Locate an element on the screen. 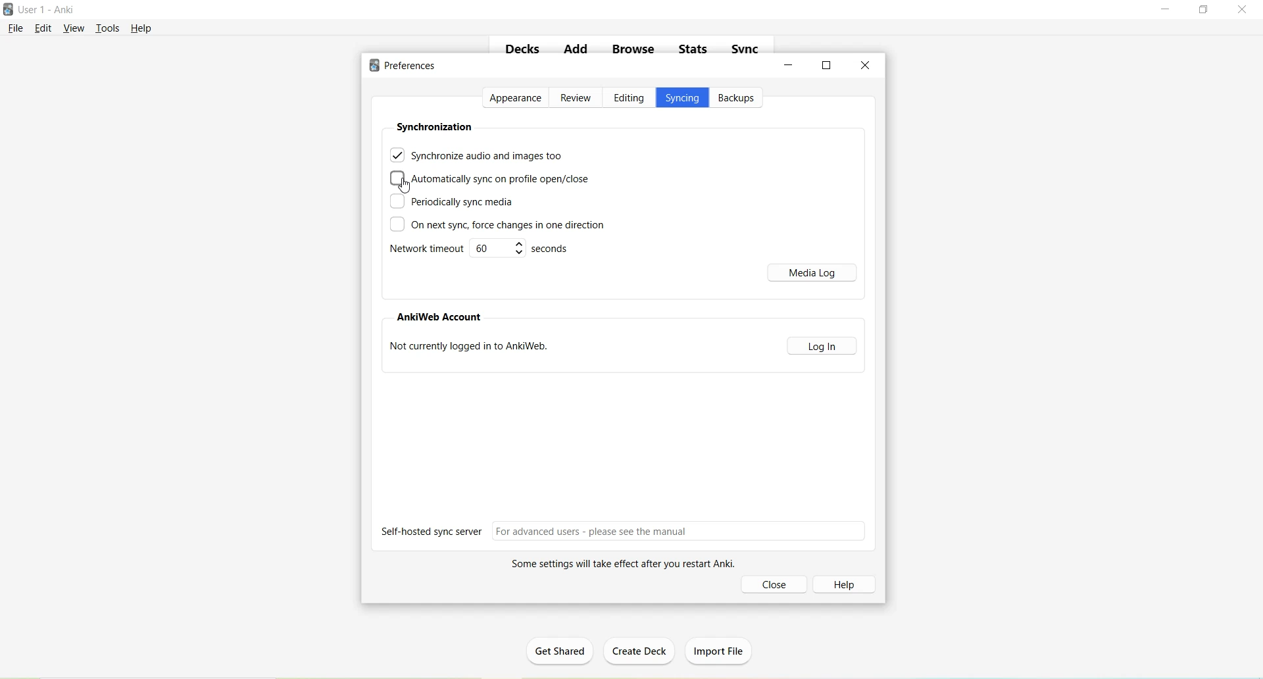 This screenshot has height=679, width=1263. Editing is located at coordinates (629, 99).